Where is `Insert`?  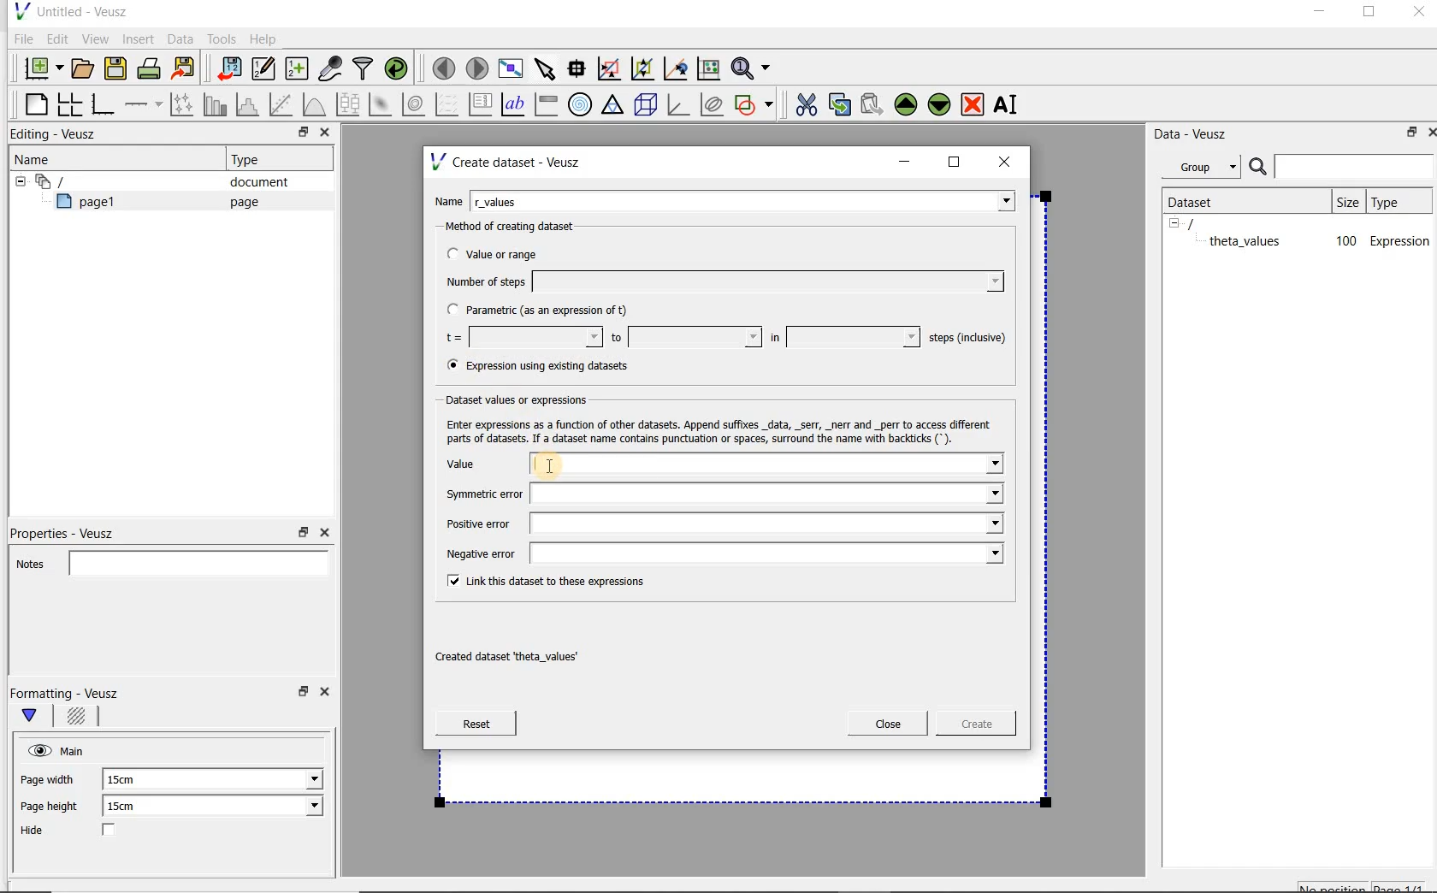 Insert is located at coordinates (140, 38).